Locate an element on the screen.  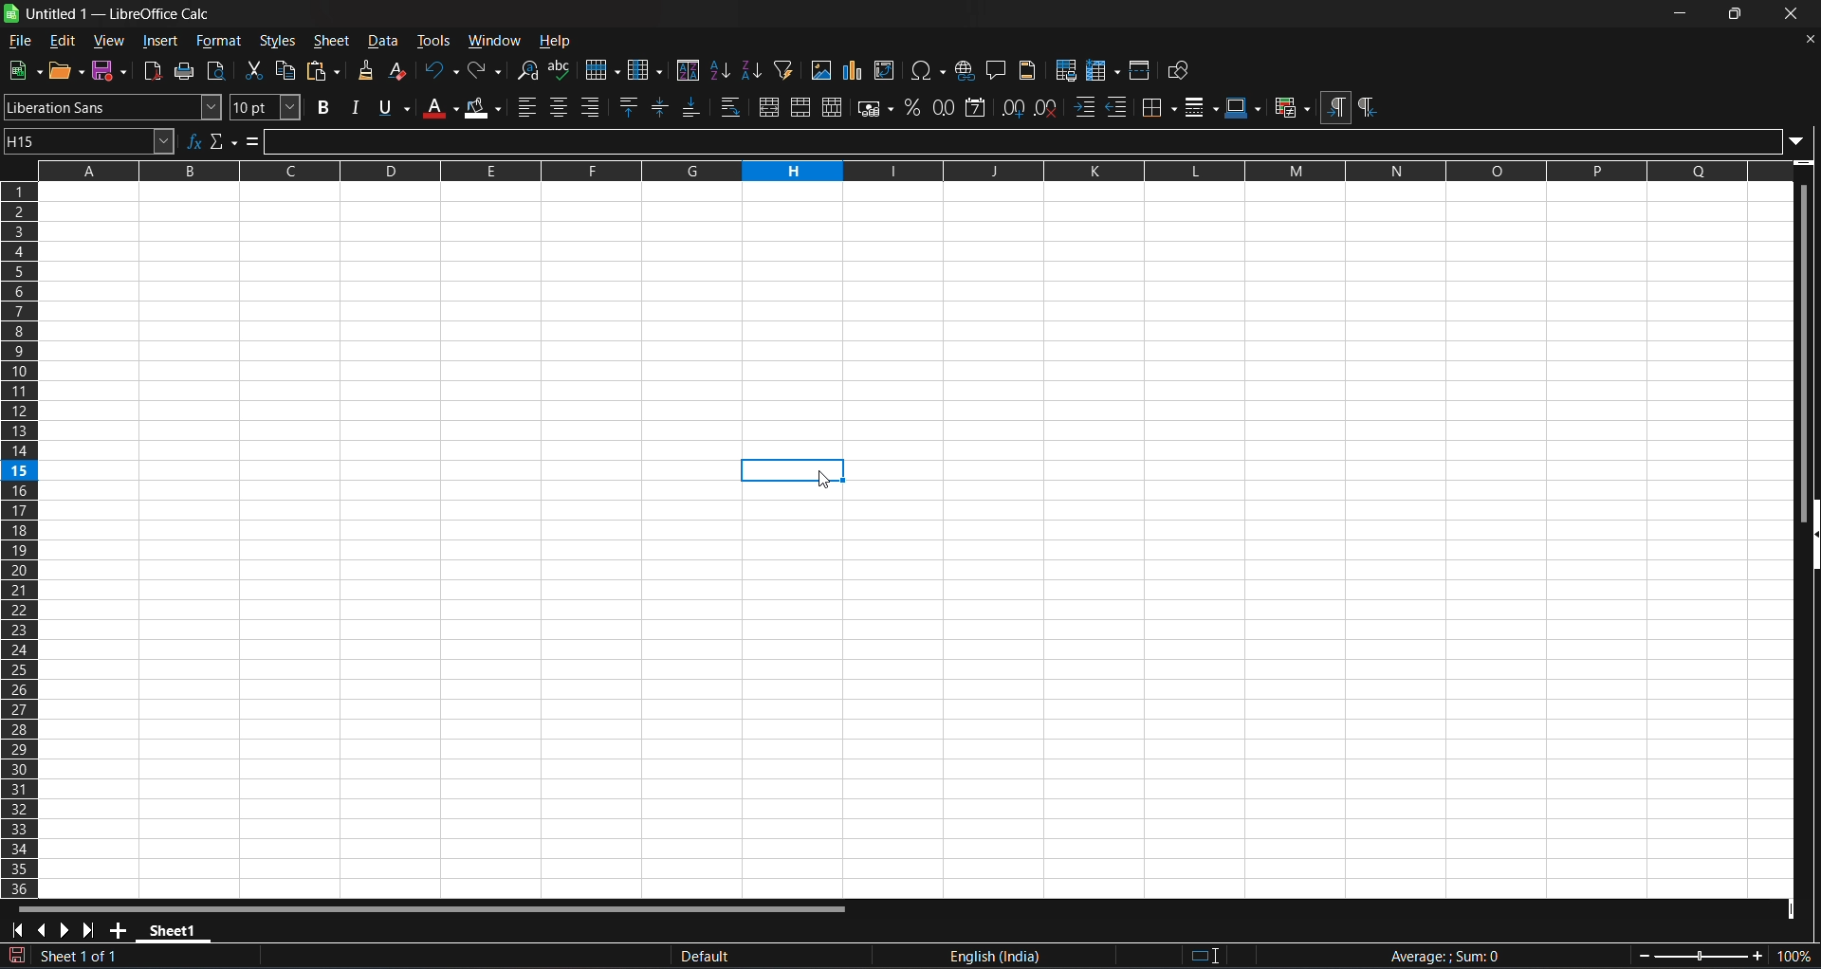
border colors is located at coordinates (1242, 107).